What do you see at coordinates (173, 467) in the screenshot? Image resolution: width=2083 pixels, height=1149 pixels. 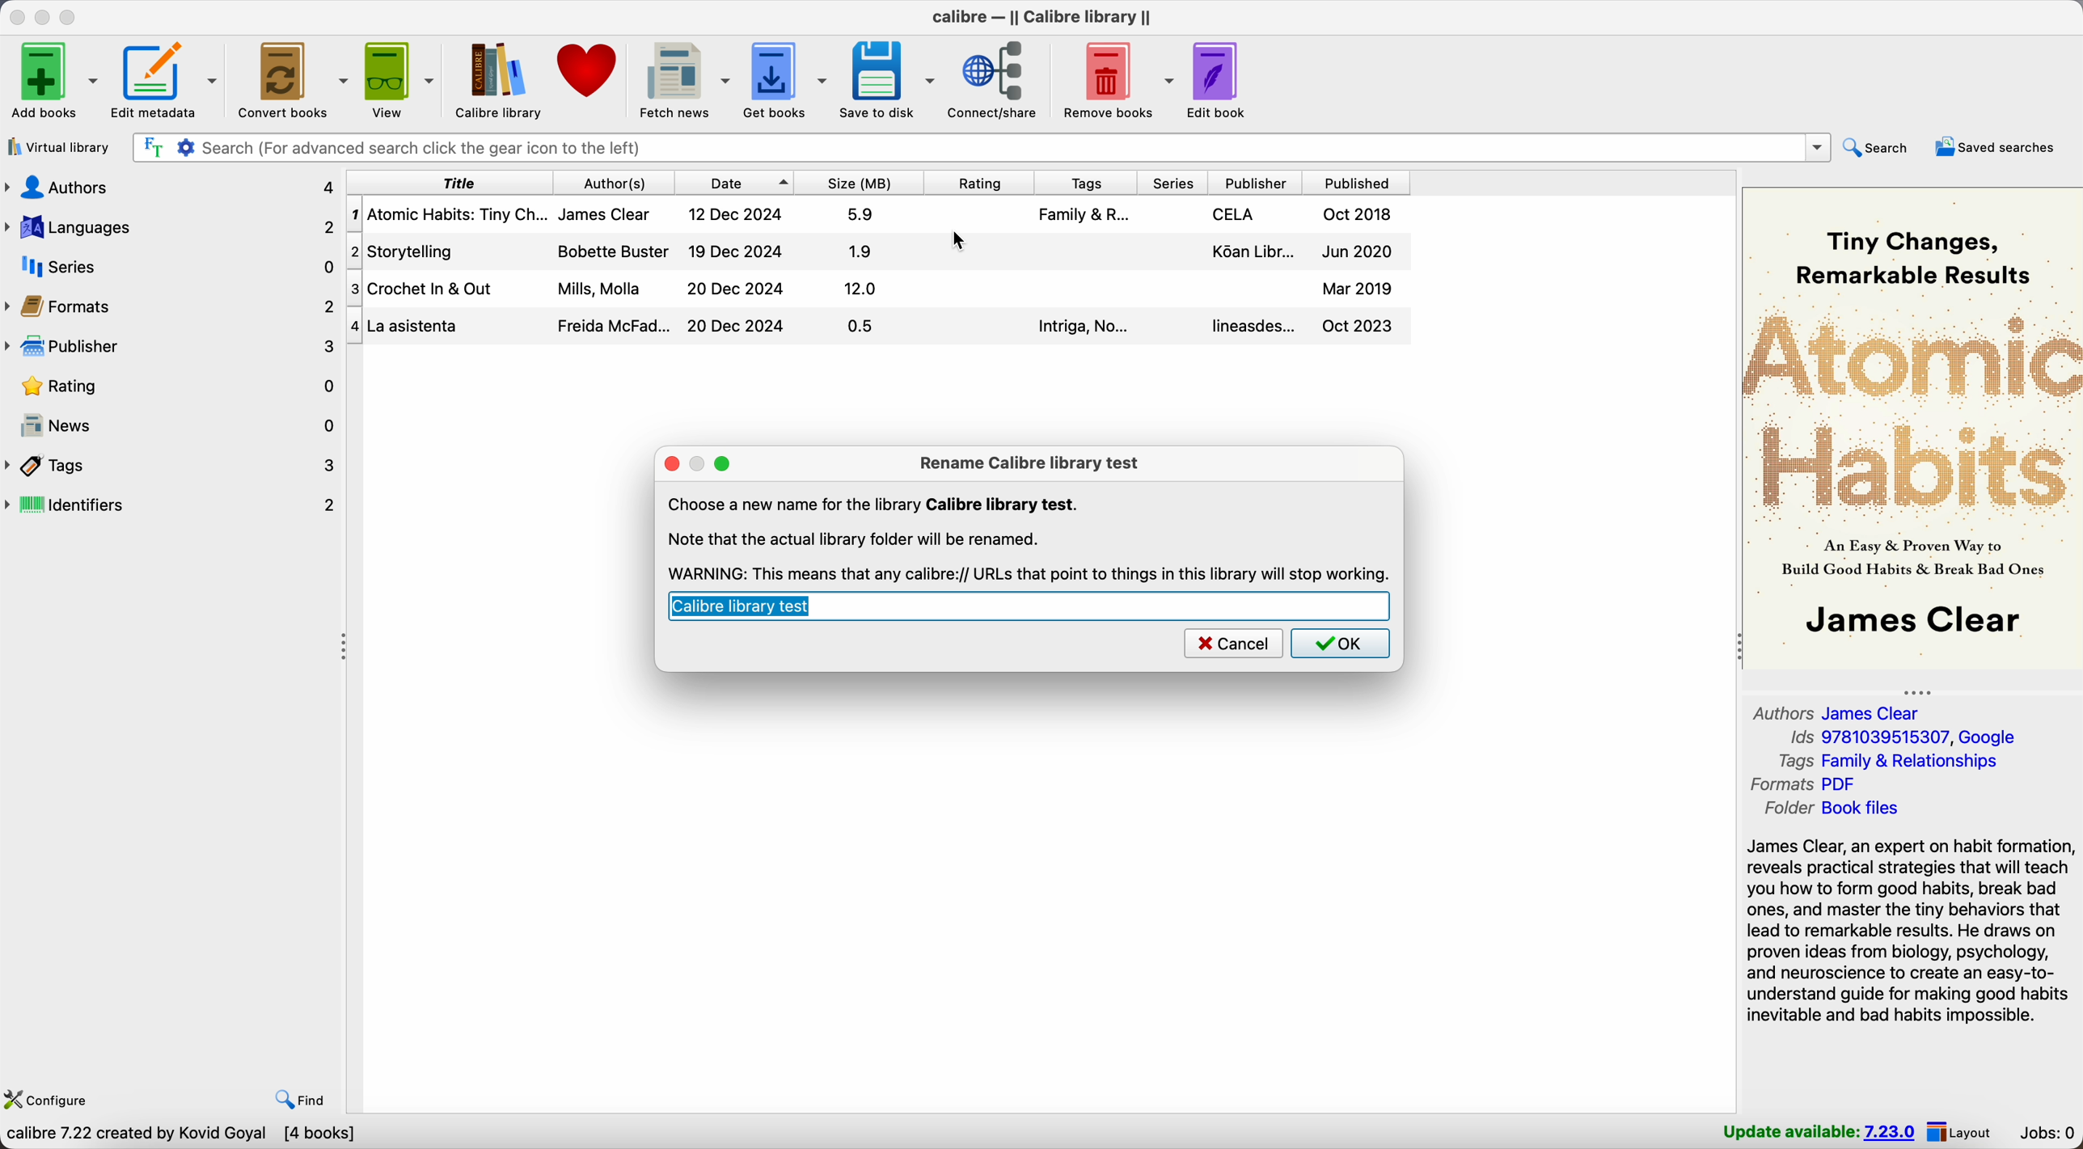 I see `tags` at bounding box center [173, 467].